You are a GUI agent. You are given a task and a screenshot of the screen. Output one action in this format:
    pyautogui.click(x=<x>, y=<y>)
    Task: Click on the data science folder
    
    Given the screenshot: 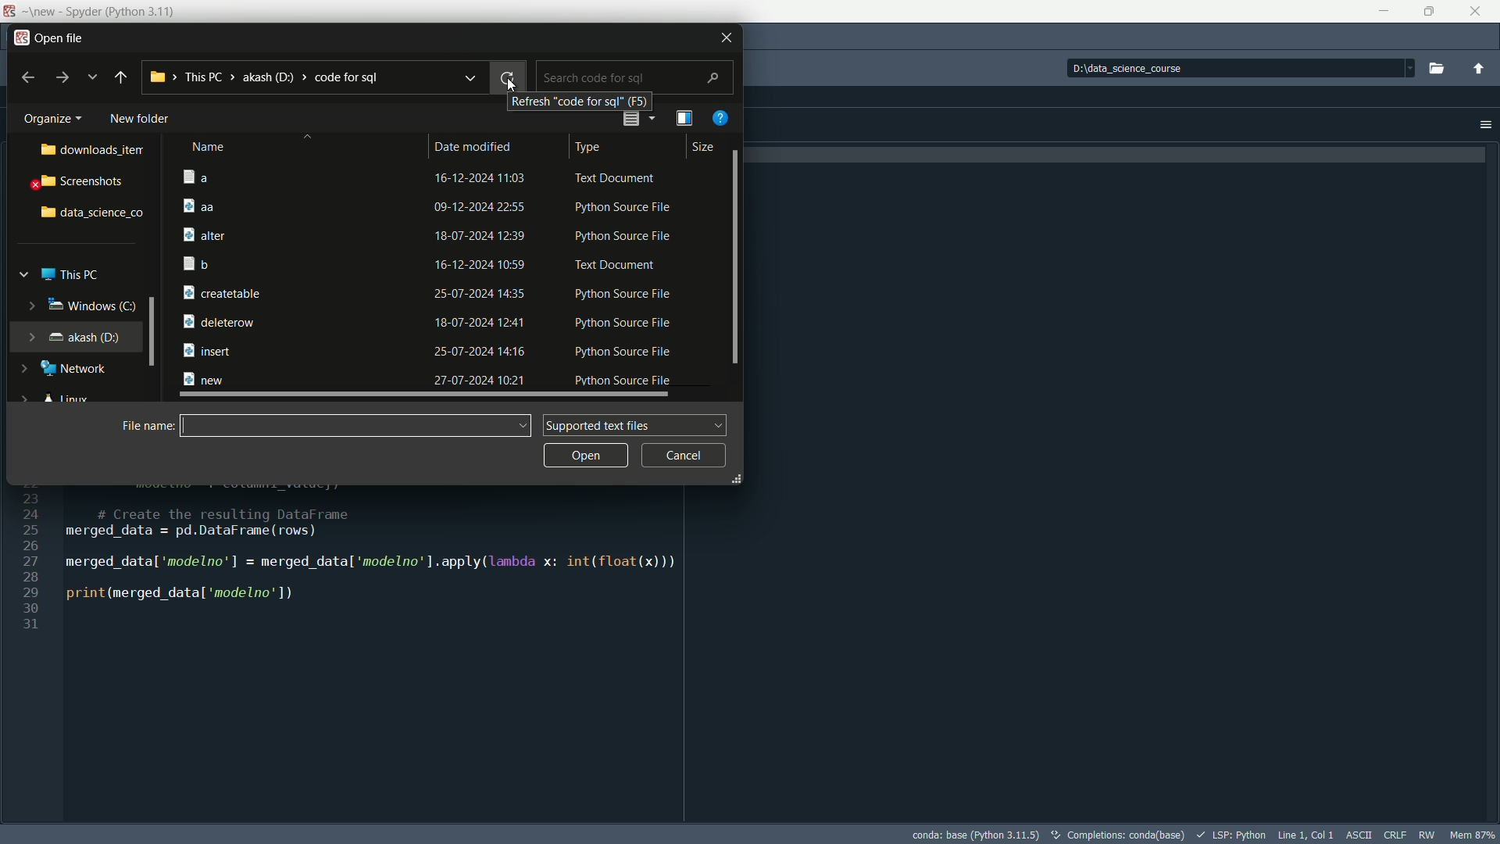 What is the action you would take?
    pyautogui.click(x=93, y=213)
    